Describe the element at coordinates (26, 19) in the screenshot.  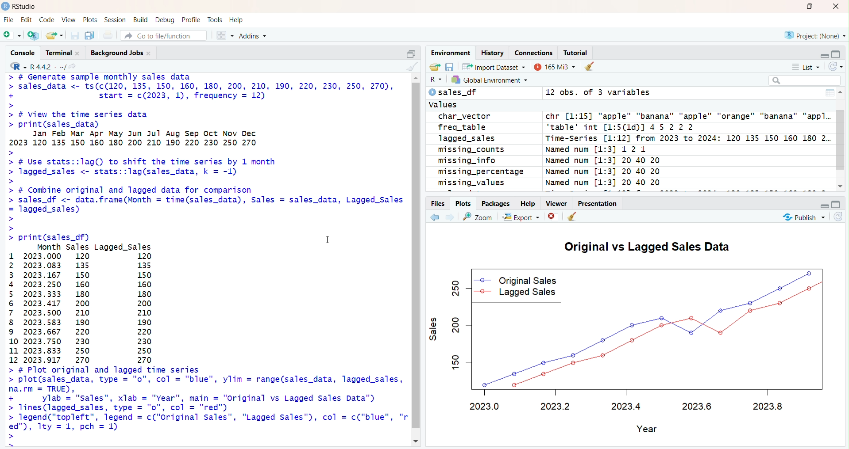
I see `edit` at that location.